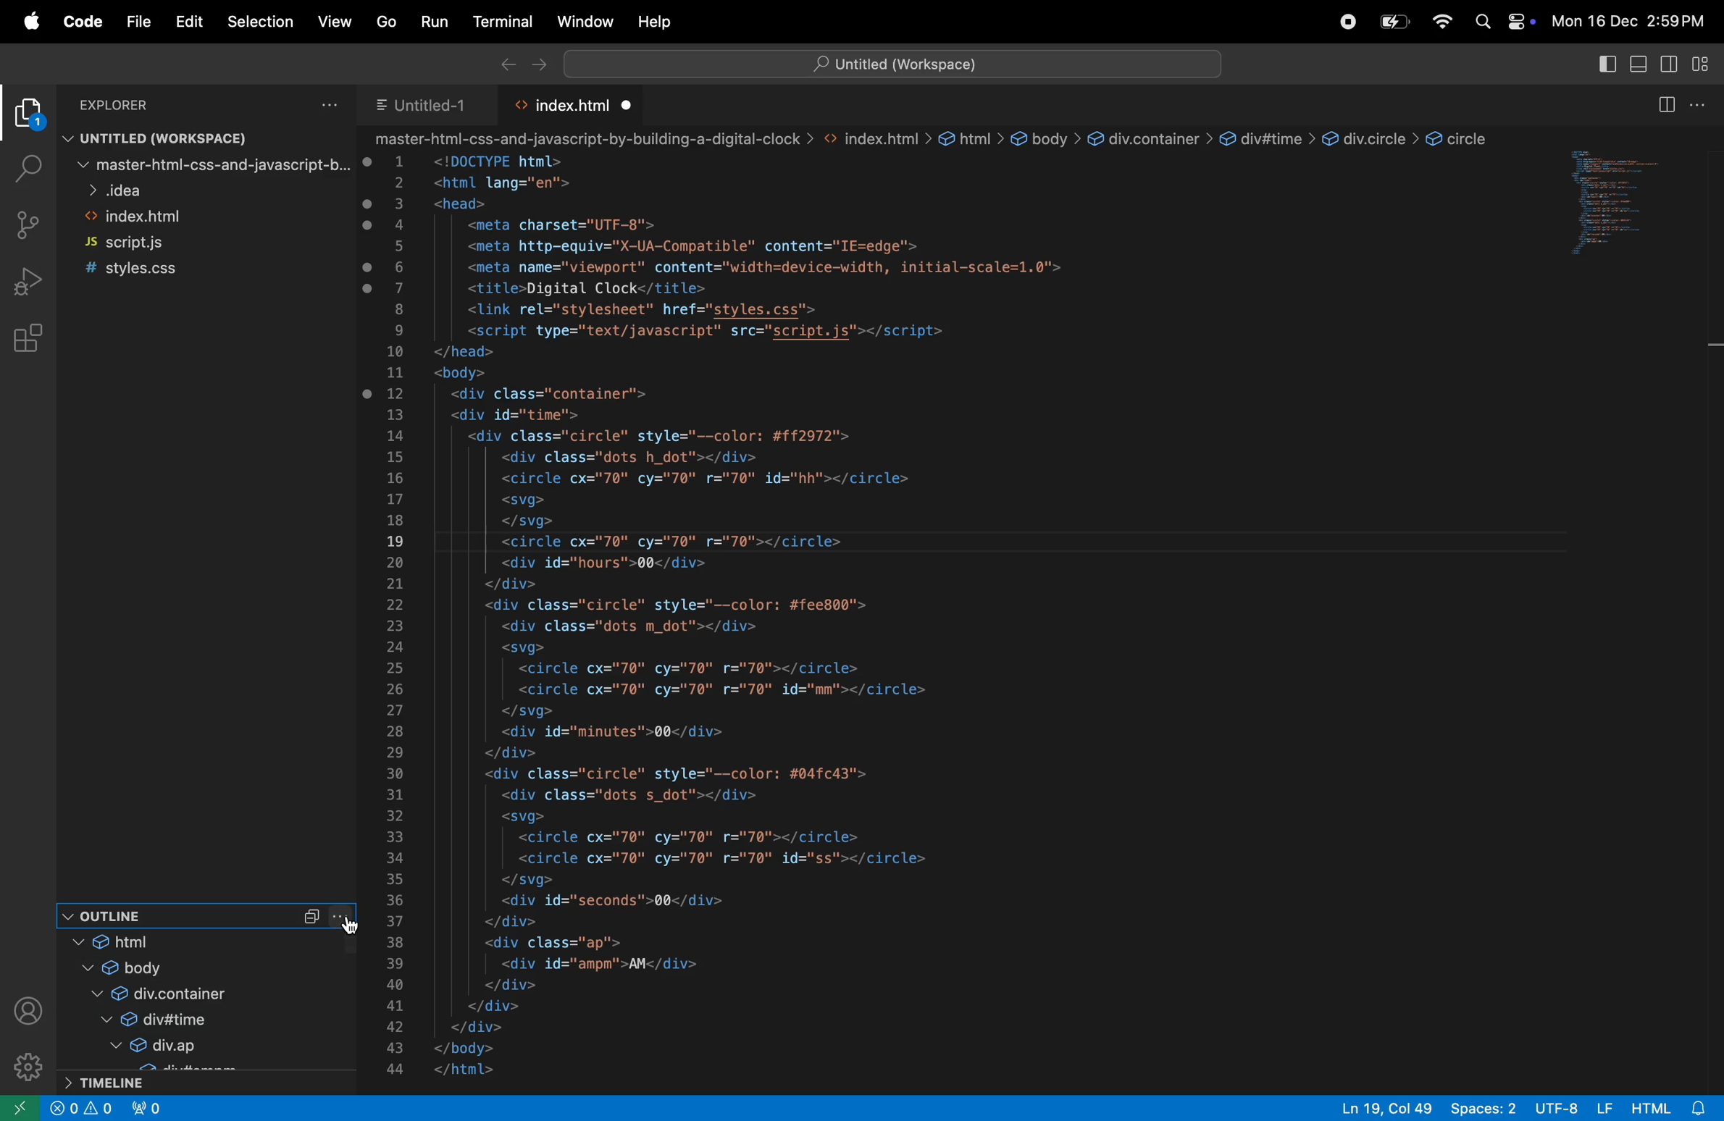 This screenshot has width=1724, height=1121. I want to click on Collapse , so click(311, 917).